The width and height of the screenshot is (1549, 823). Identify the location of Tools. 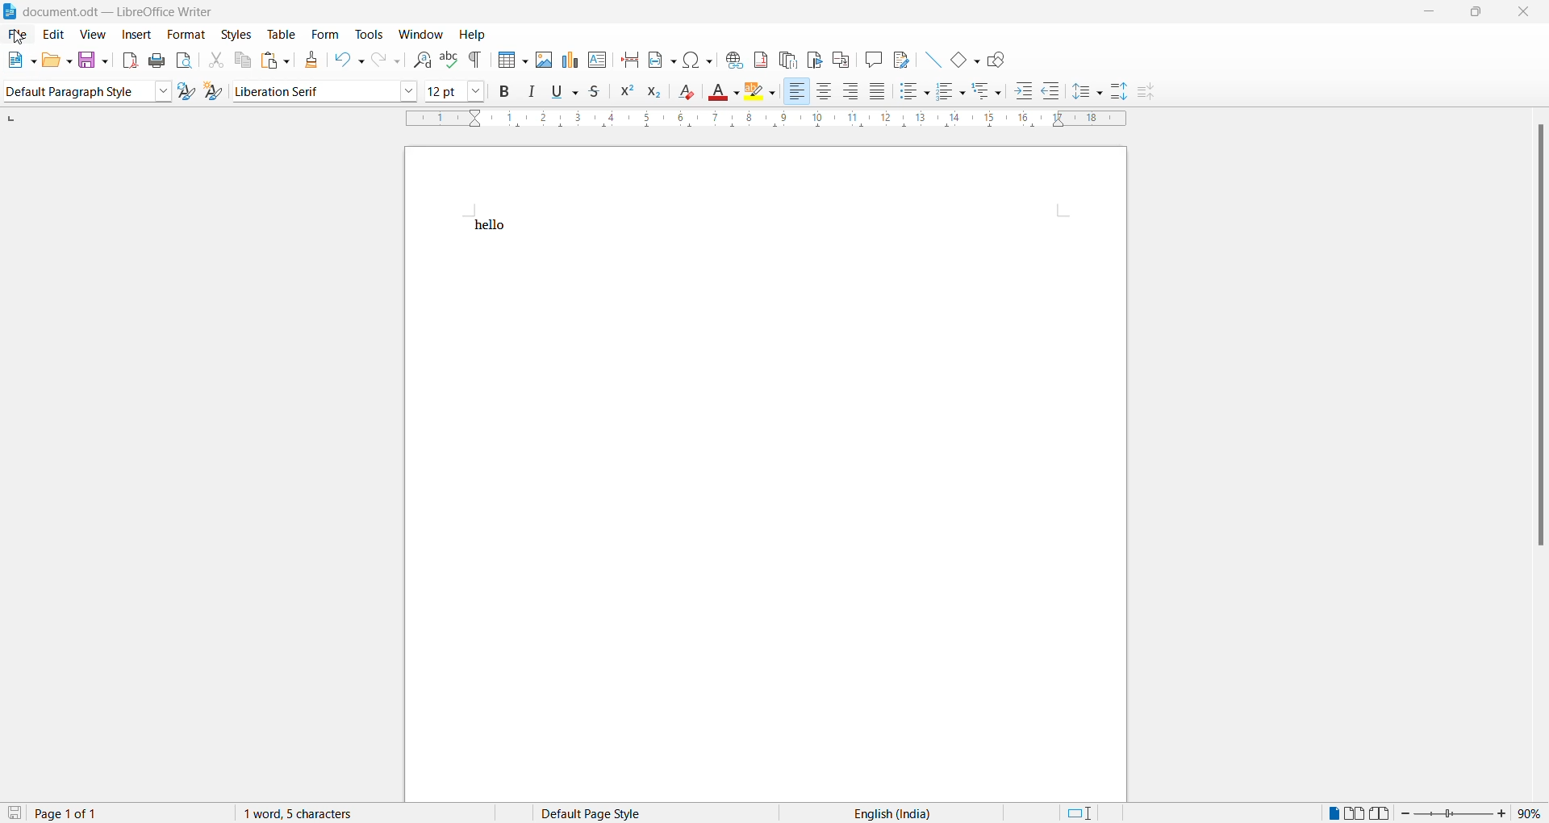
(369, 34).